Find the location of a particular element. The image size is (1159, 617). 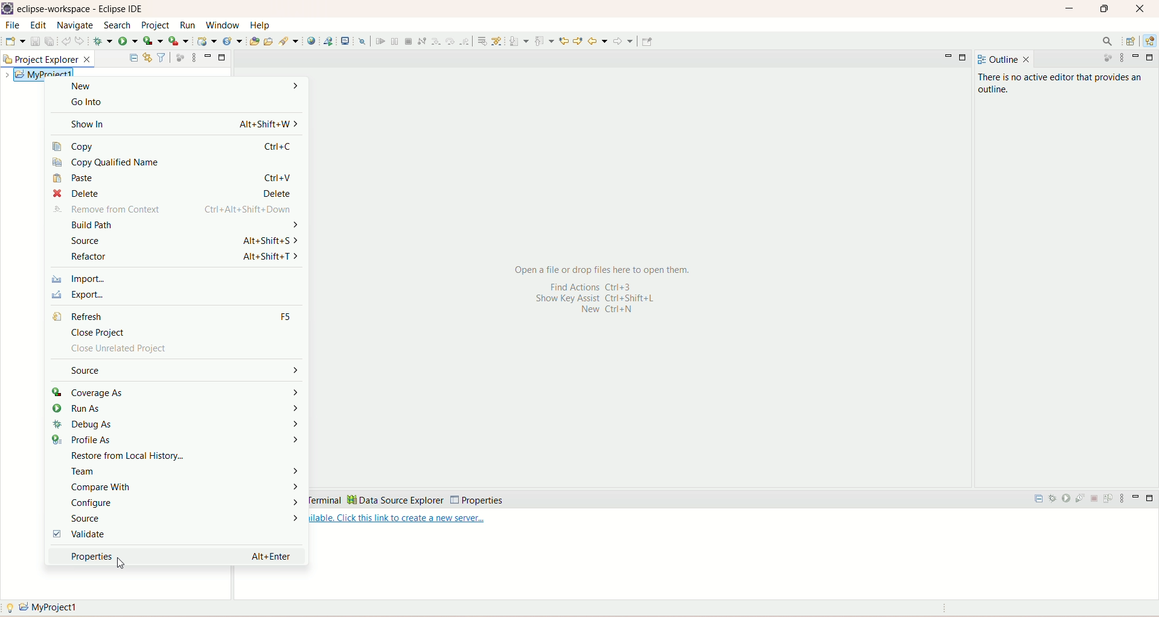

previous edit location is located at coordinates (578, 42).